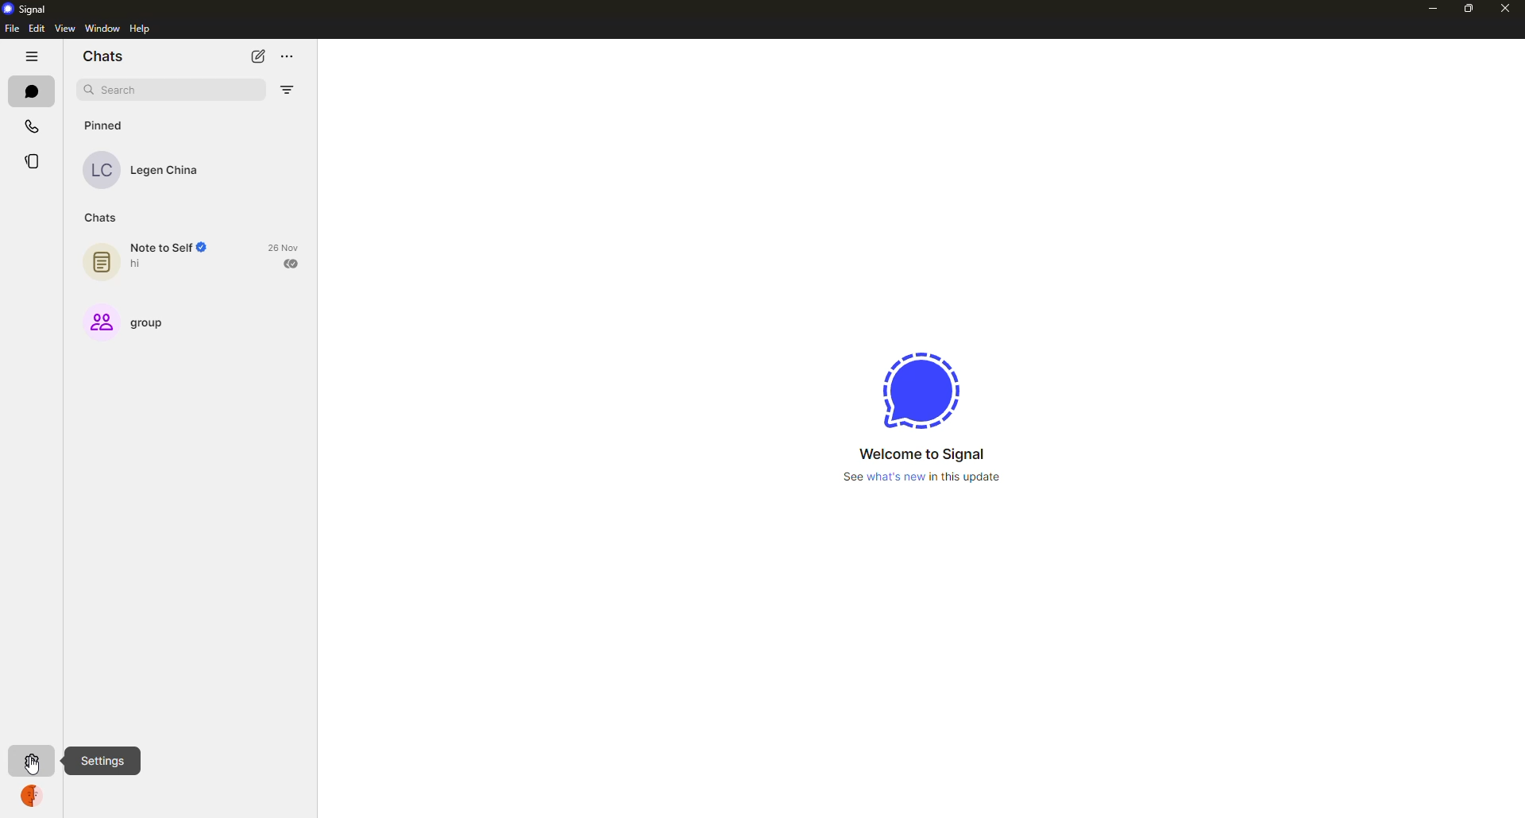  Describe the element at coordinates (108, 125) in the screenshot. I see `pinned` at that location.